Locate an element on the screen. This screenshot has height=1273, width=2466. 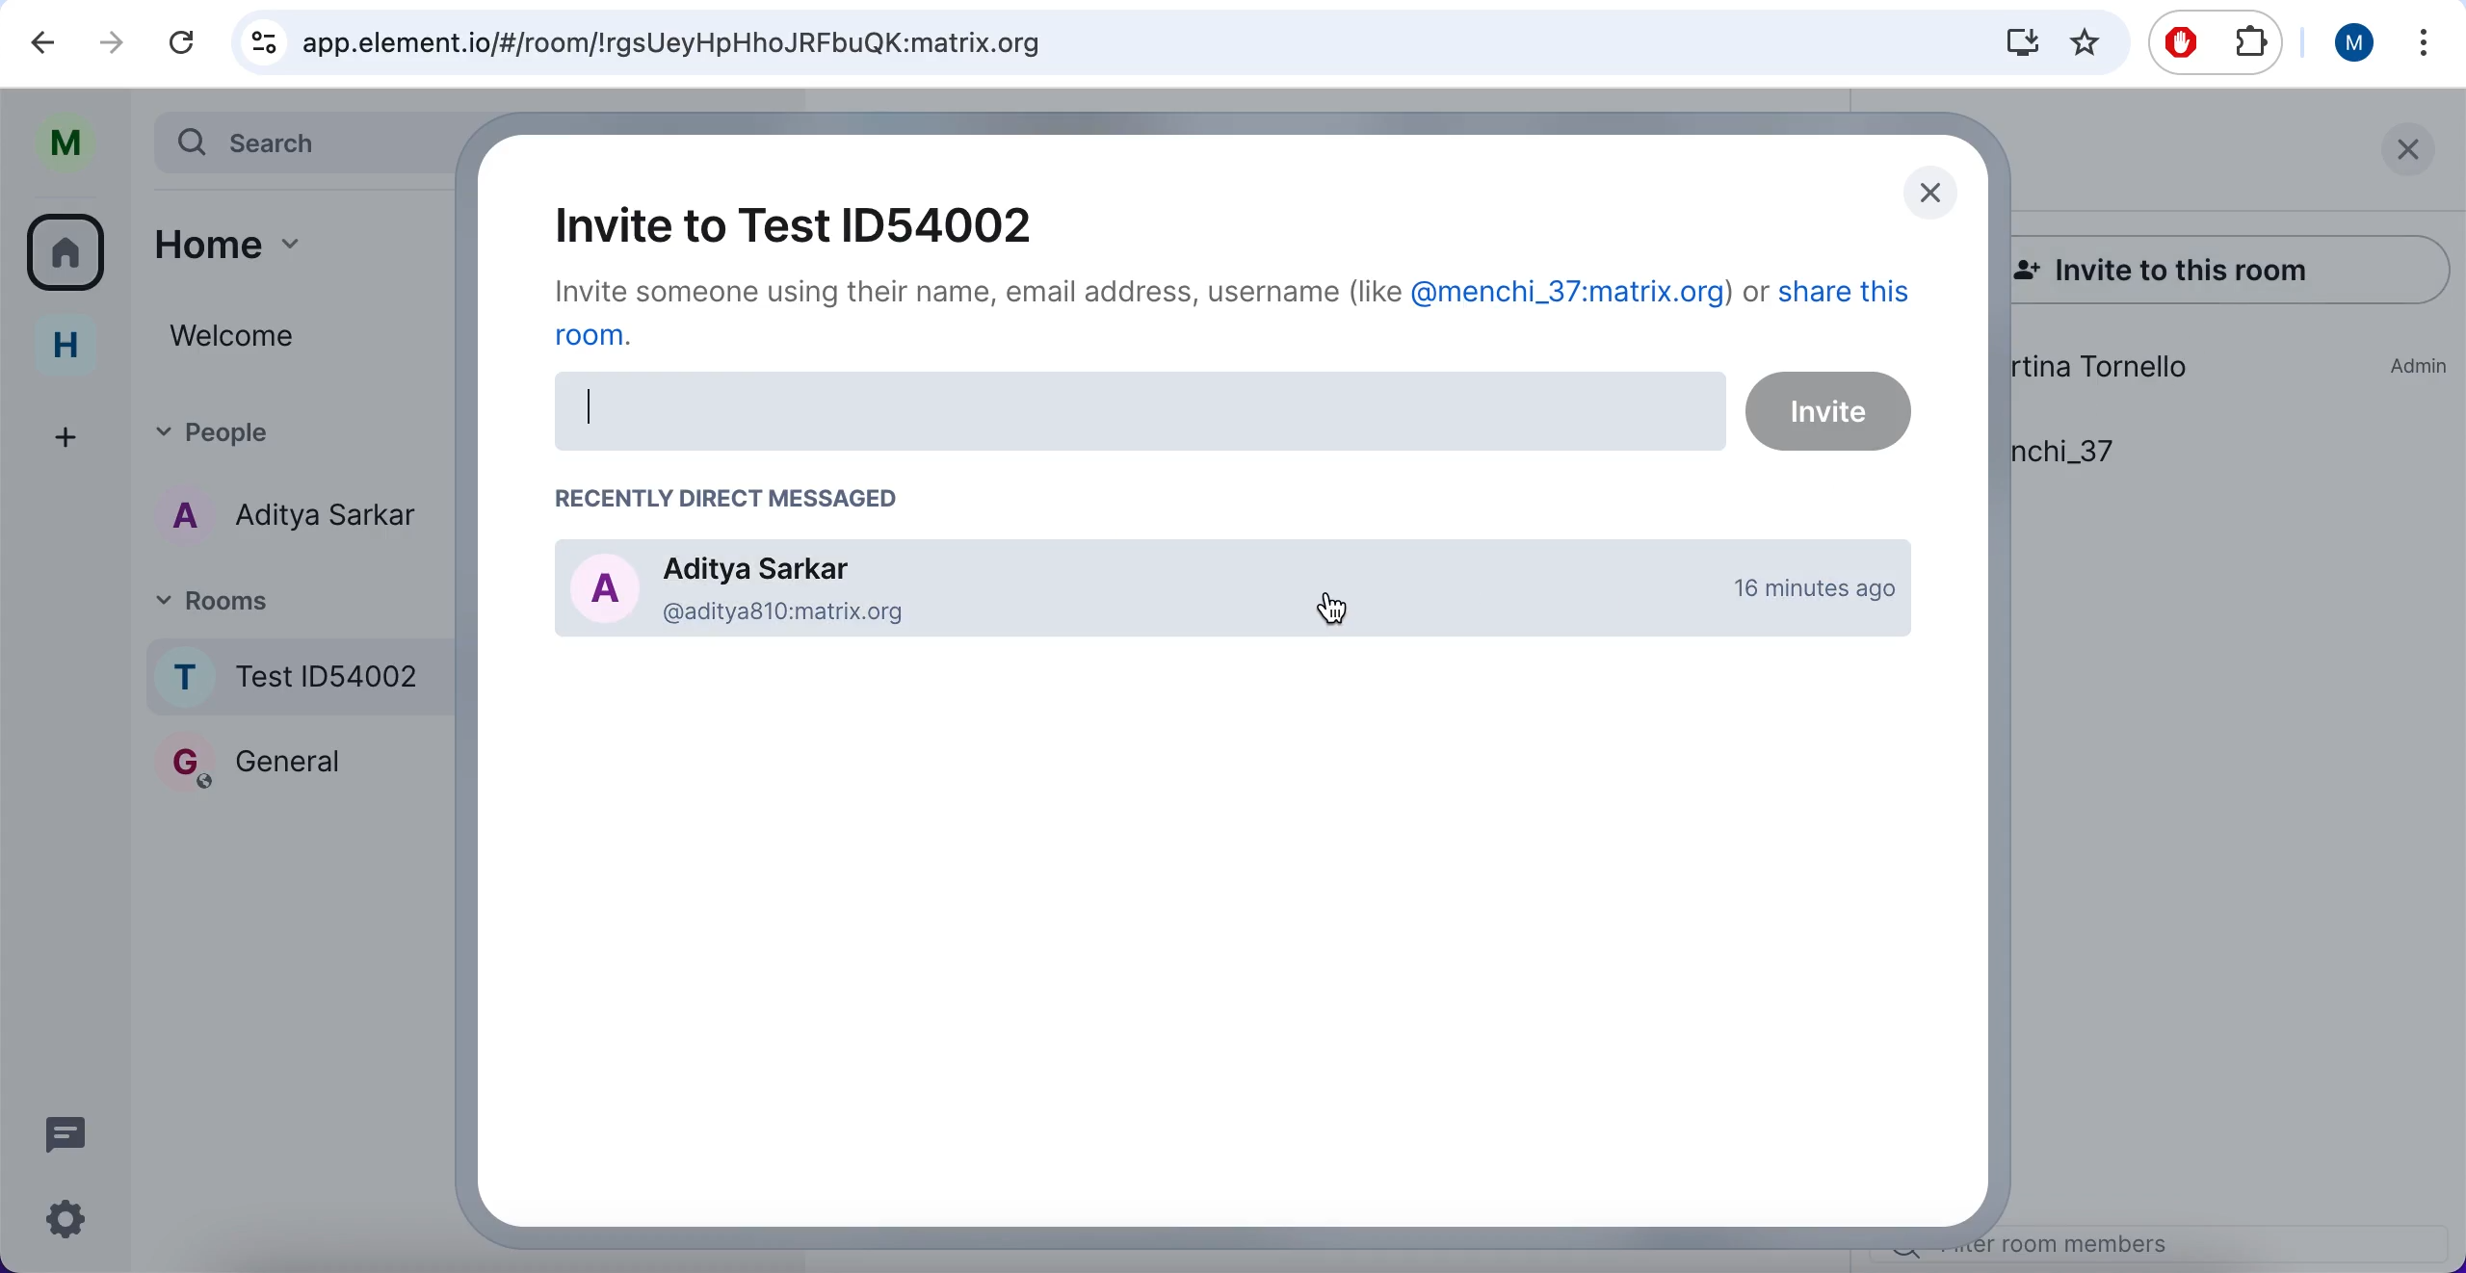
favorites is located at coordinates (2084, 42).